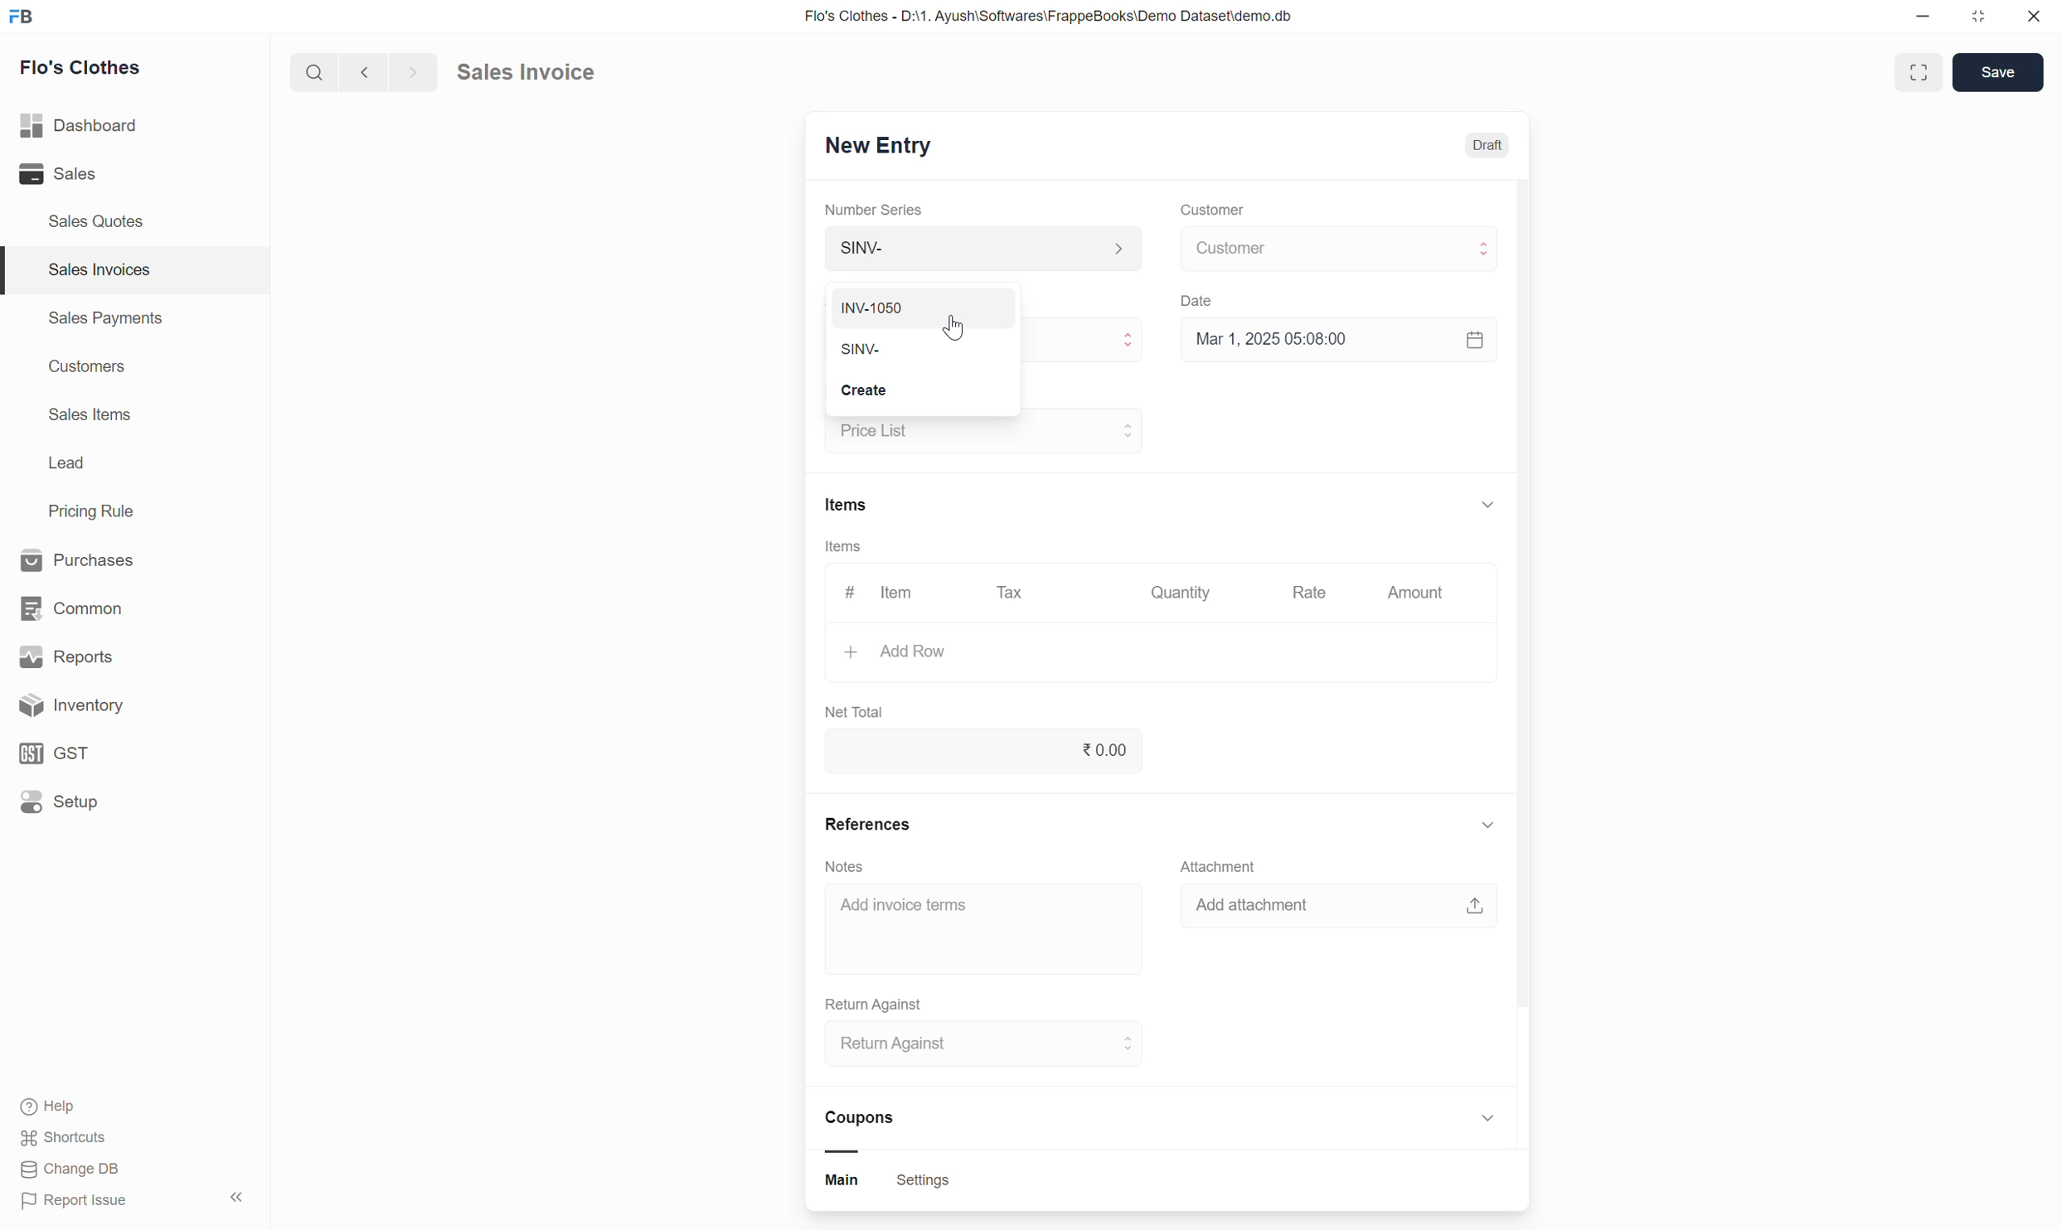  I want to click on close , so click(2035, 18).